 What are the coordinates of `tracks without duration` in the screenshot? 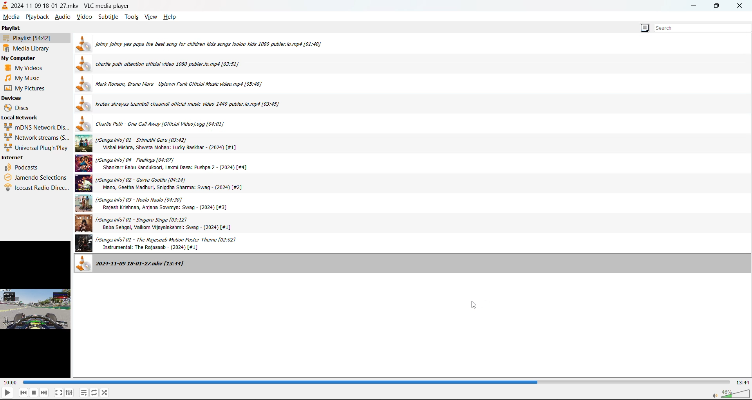 It's located at (140, 265).